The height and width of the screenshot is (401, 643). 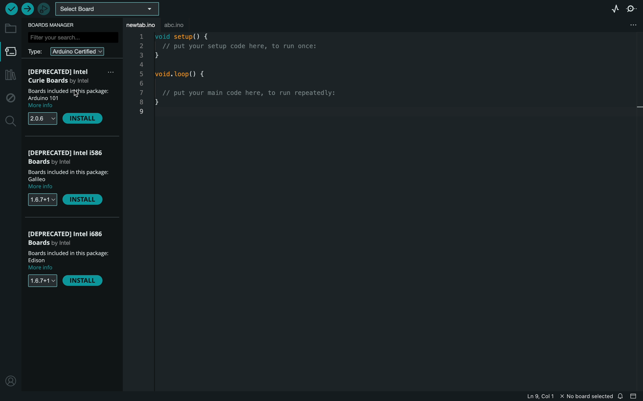 What do you see at coordinates (614, 9) in the screenshot?
I see `serial plotter` at bounding box center [614, 9].